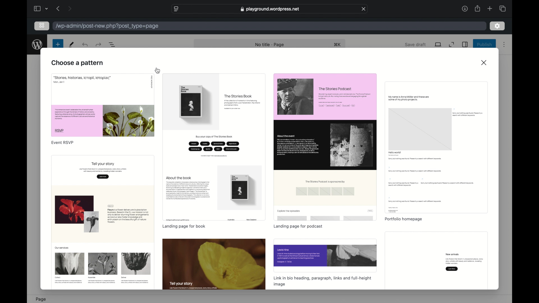  What do you see at coordinates (436, 147) in the screenshot?
I see `preview` at bounding box center [436, 147].